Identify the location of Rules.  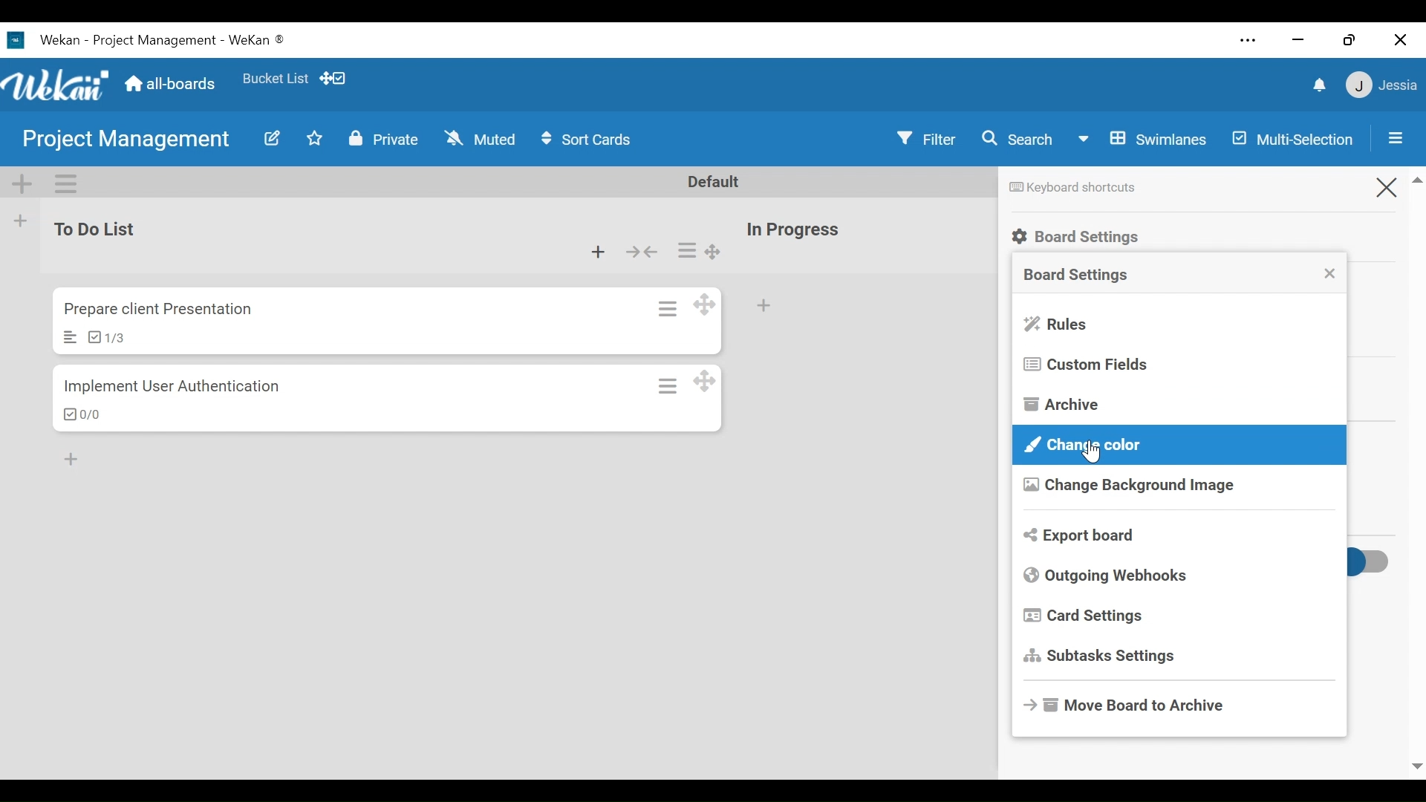
(1058, 325).